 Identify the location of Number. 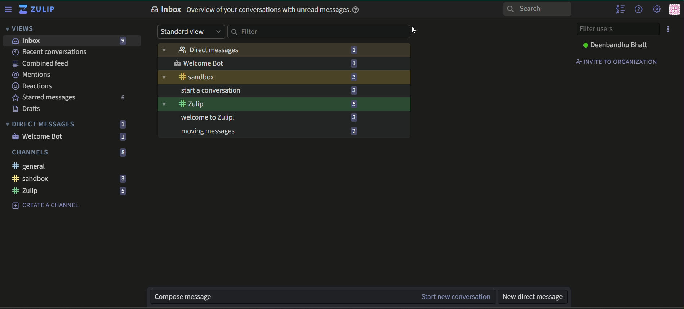
(354, 64).